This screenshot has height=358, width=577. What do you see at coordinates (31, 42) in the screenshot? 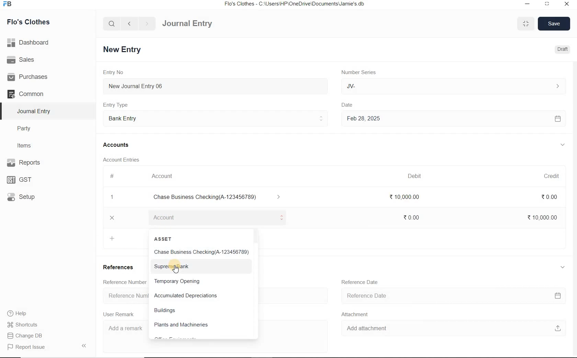
I see `Dashboard` at bounding box center [31, 42].